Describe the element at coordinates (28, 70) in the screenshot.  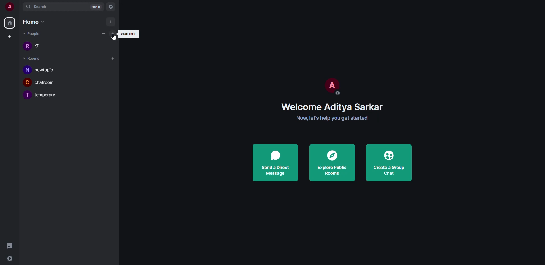
I see `n` at that location.